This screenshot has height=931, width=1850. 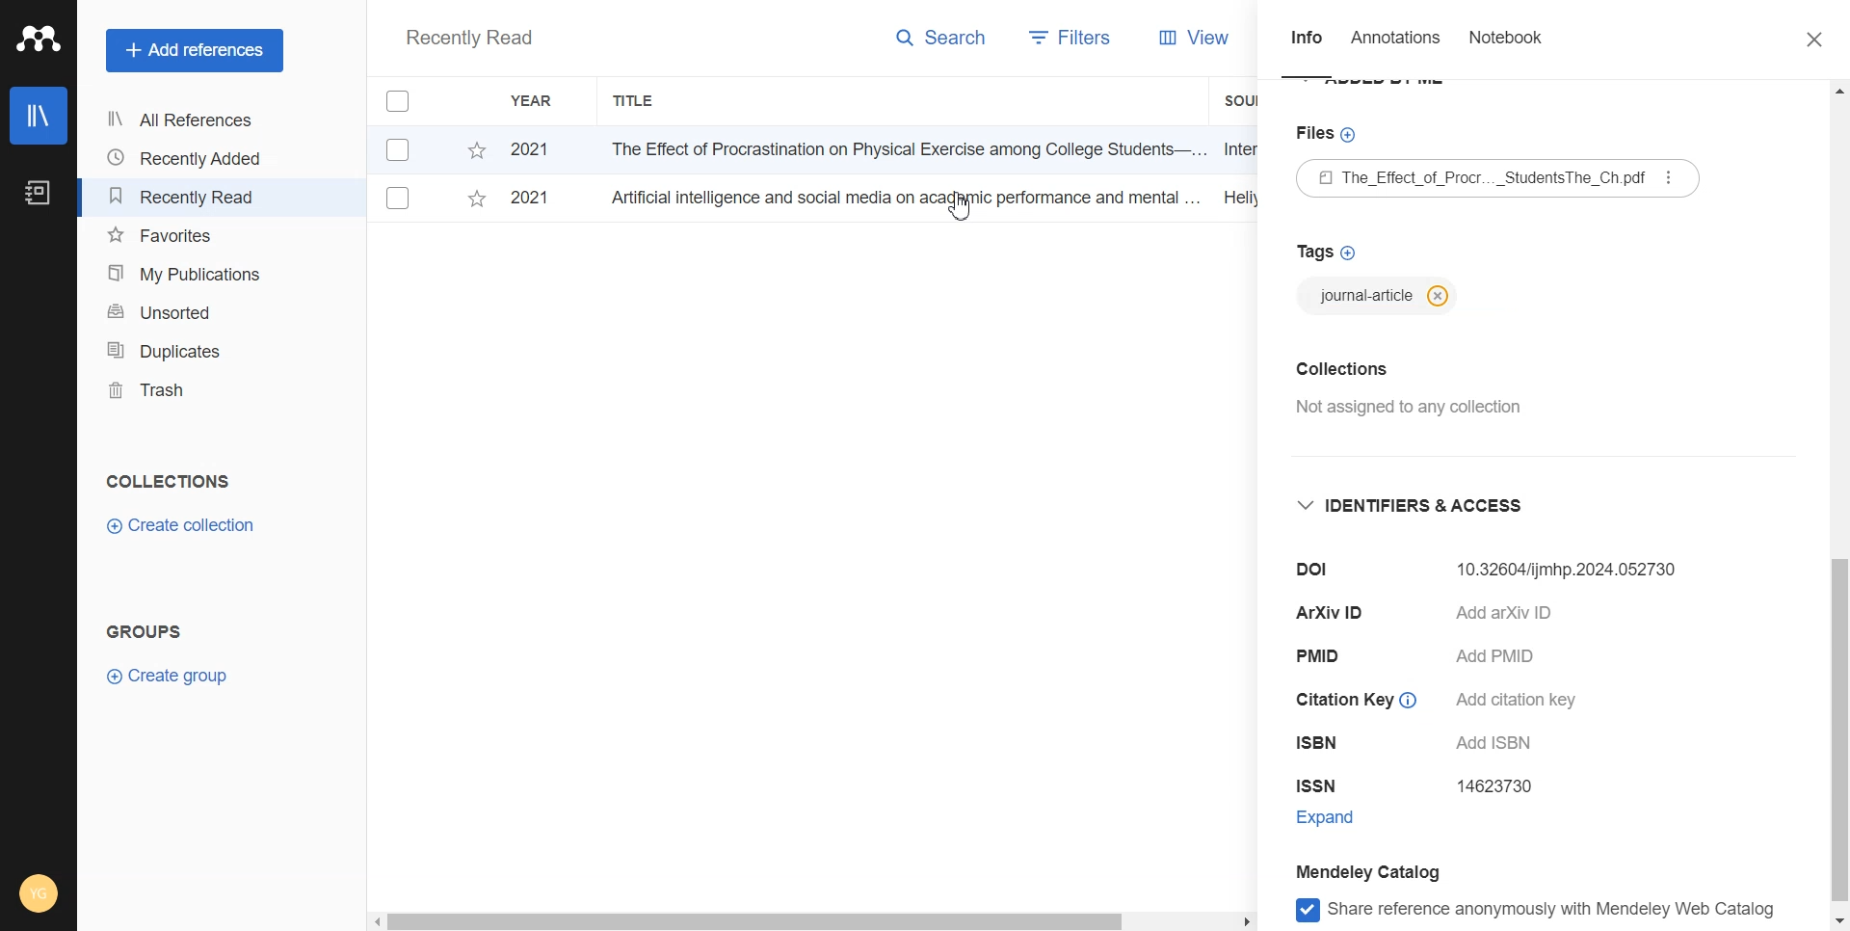 What do you see at coordinates (1390, 870) in the screenshot?
I see `Mendeley Catalog` at bounding box center [1390, 870].